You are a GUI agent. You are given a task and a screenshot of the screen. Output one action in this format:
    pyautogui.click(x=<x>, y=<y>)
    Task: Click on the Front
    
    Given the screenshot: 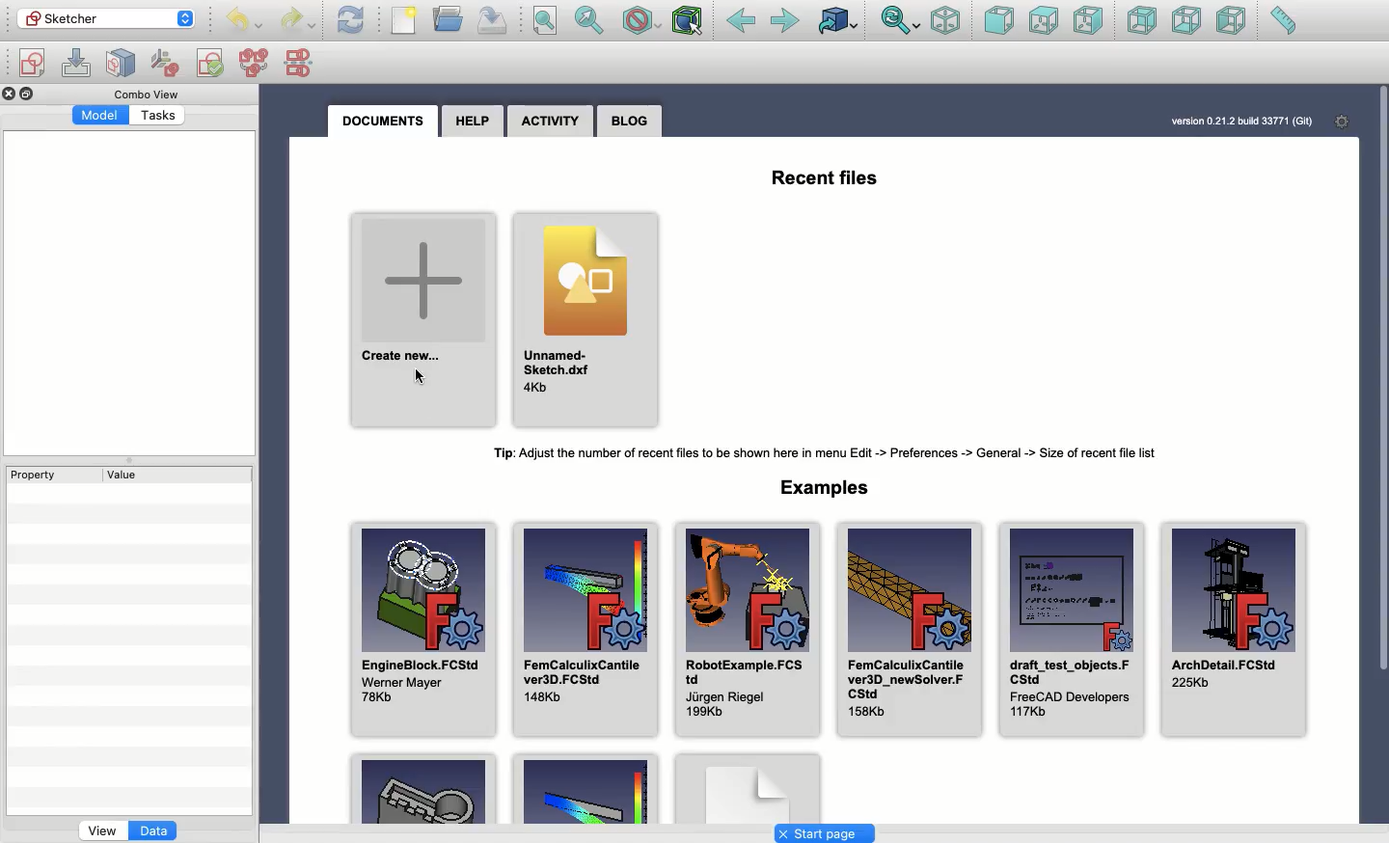 What is the action you would take?
    pyautogui.click(x=998, y=23)
    